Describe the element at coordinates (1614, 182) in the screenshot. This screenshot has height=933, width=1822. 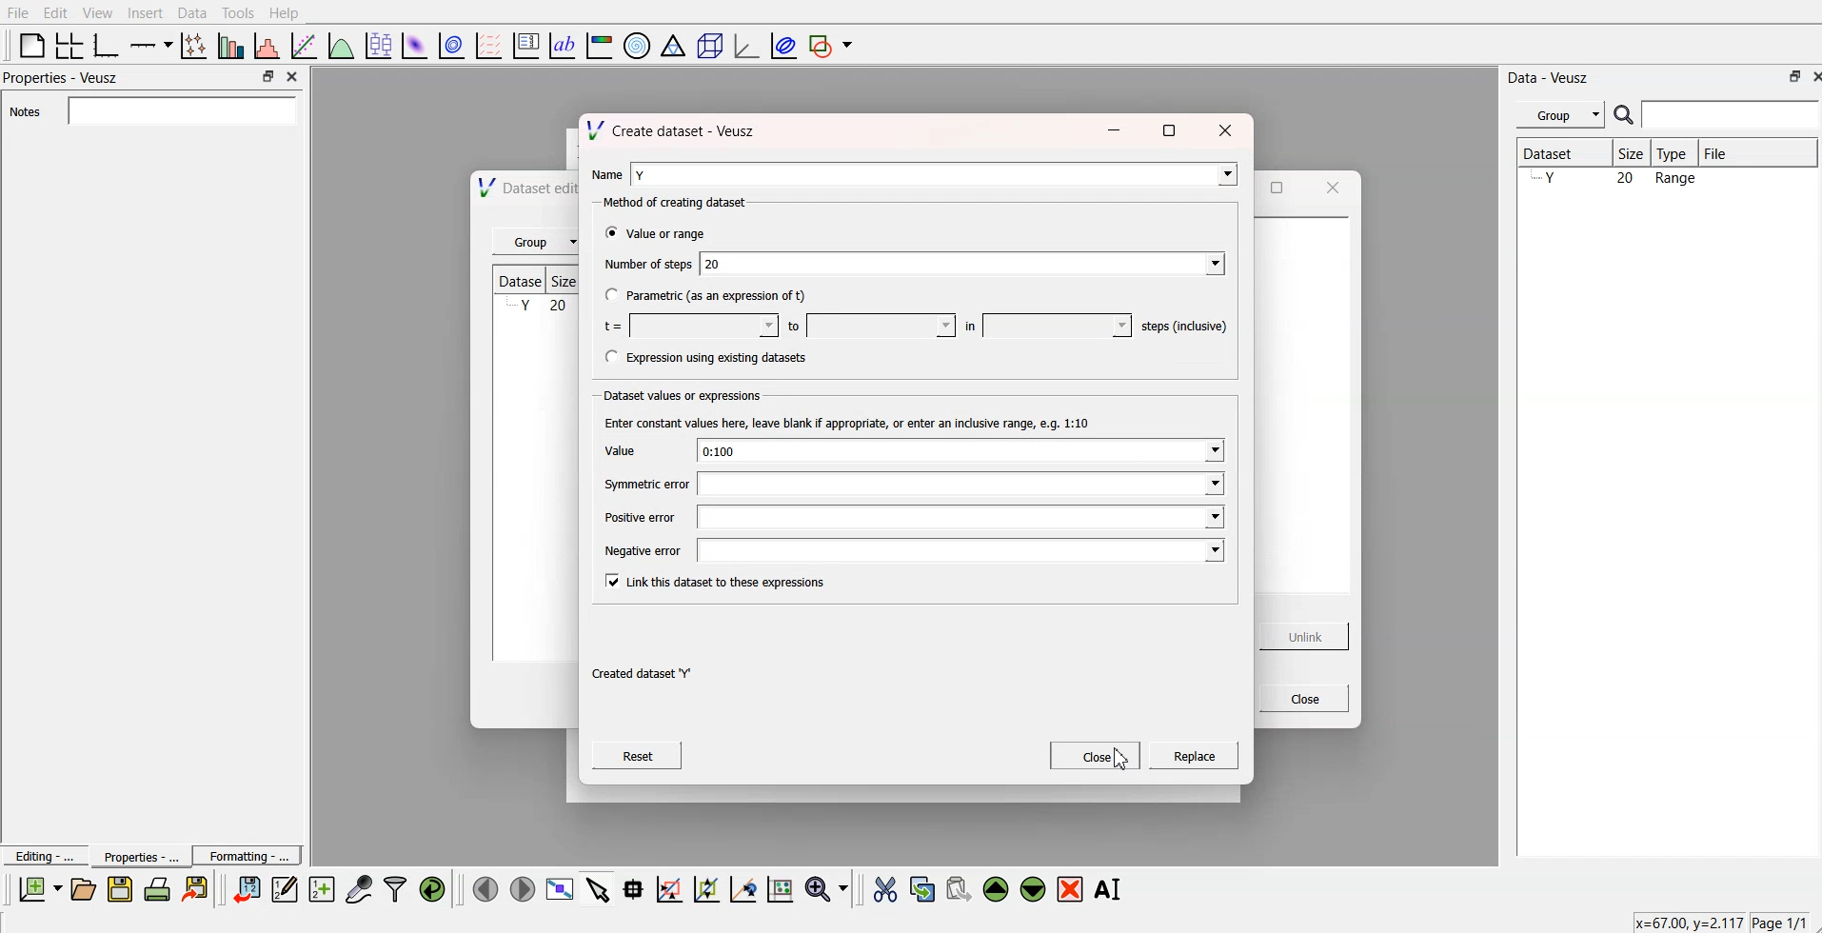
I see `y 20 range` at that location.